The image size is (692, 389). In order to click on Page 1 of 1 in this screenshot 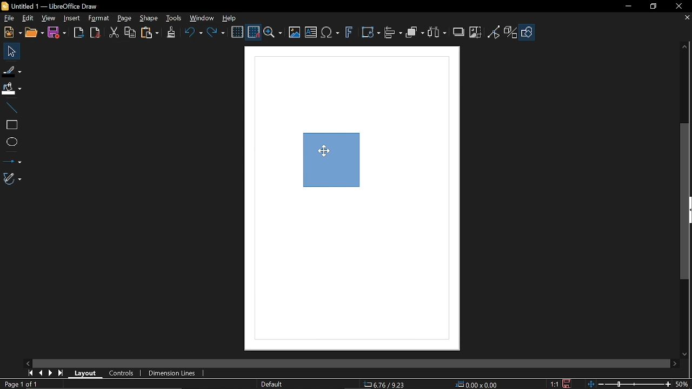, I will do `click(26, 384)`.